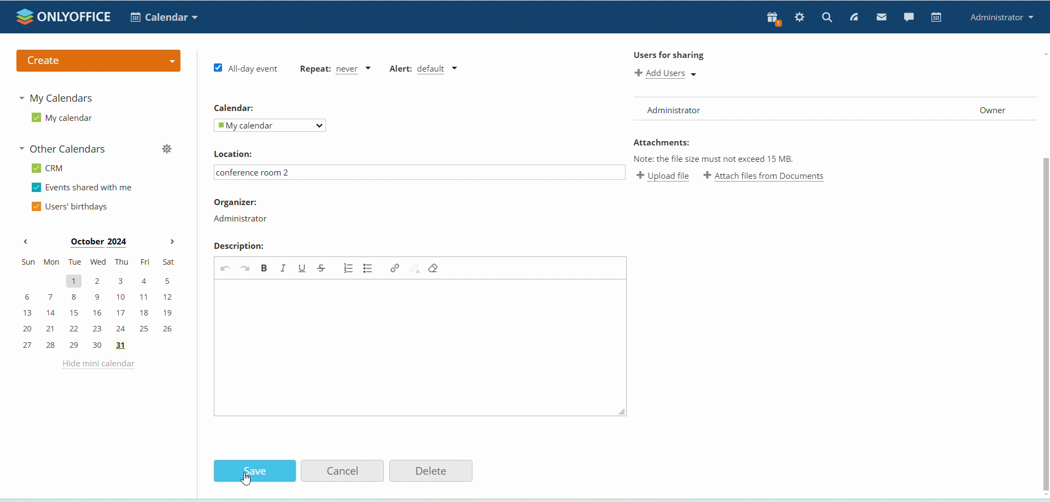 This screenshot has height=502, width=1050. Describe the element at coordinates (239, 248) in the screenshot. I see `Description:` at that location.